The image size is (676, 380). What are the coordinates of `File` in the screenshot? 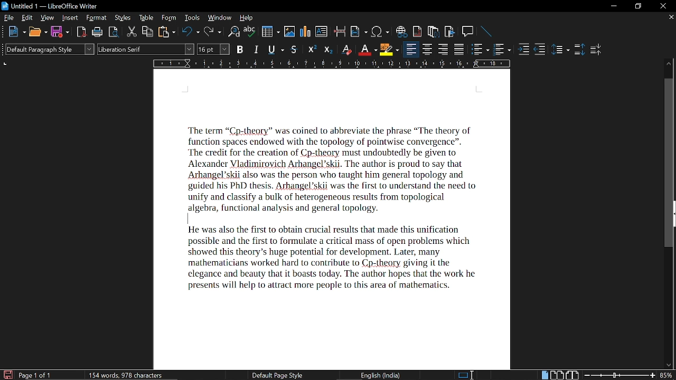 It's located at (8, 17).